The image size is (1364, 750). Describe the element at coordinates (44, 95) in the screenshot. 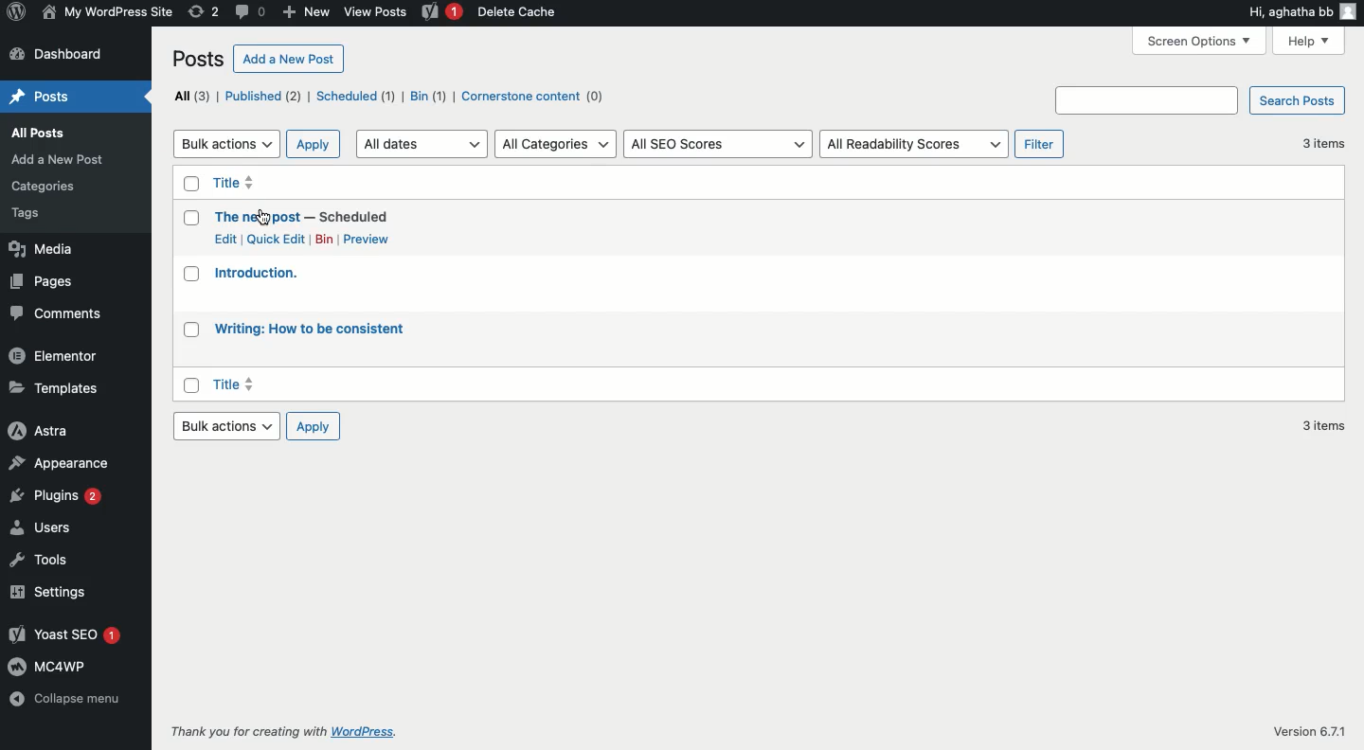

I see `Posts` at that location.